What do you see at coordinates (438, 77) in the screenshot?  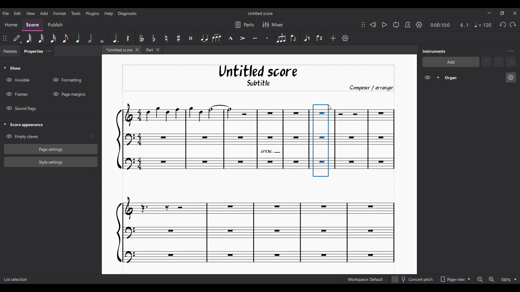 I see `Expand Organs` at bounding box center [438, 77].